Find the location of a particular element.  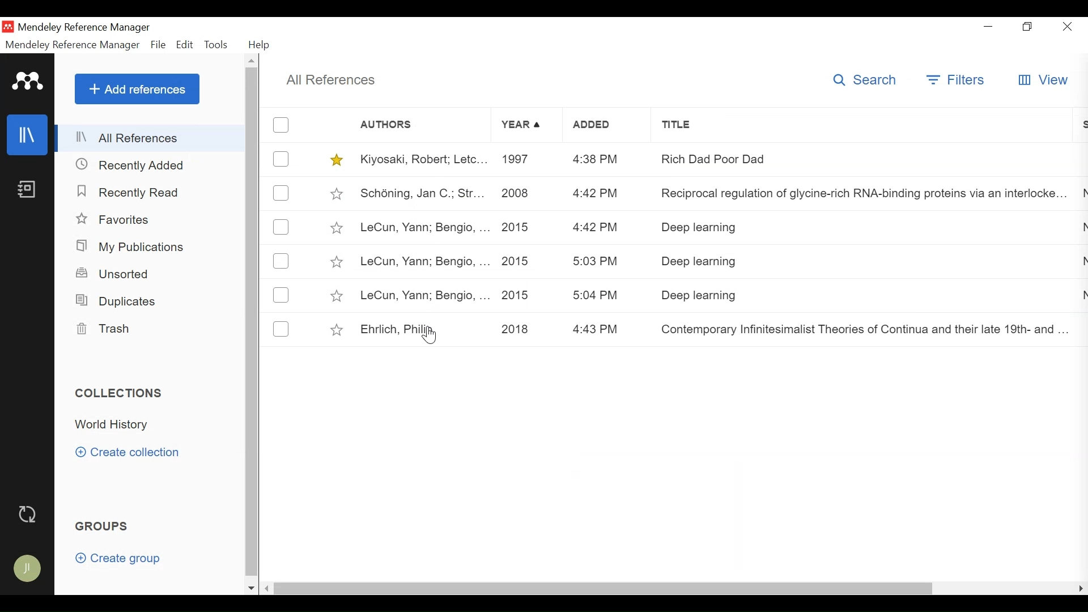

Recently Added is located at coordinates (131, 192).